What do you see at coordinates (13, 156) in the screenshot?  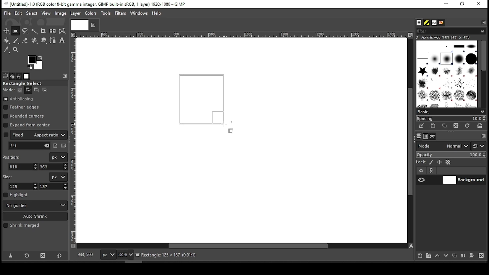 I see `position` at bounding box center [13, 156].